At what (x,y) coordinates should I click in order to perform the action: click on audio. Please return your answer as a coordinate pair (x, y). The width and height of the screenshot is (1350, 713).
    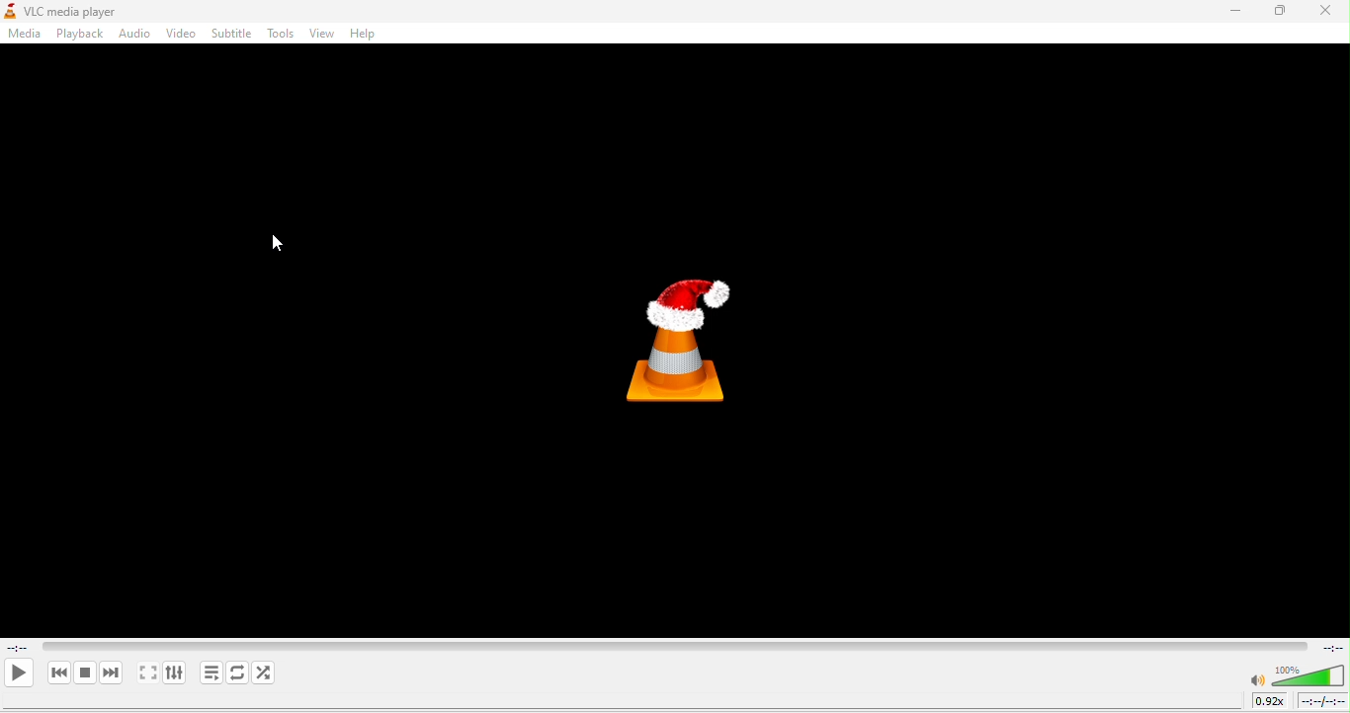
    Looking at the image, I should click on (134, 34).